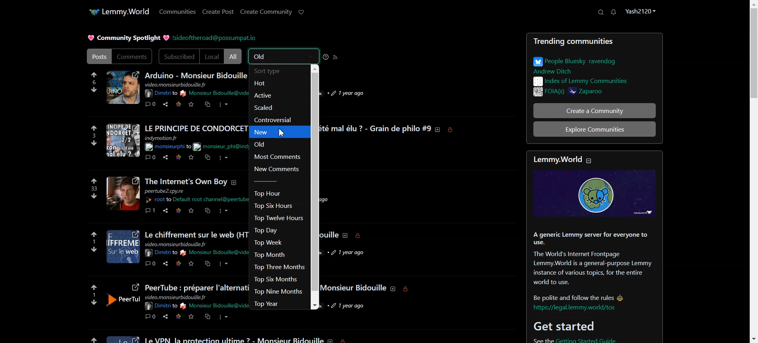 The image size is (758, 343). What do you see at coordinates (124, 247) in the screenshot?
I see `` at bounding box center [124, 247].